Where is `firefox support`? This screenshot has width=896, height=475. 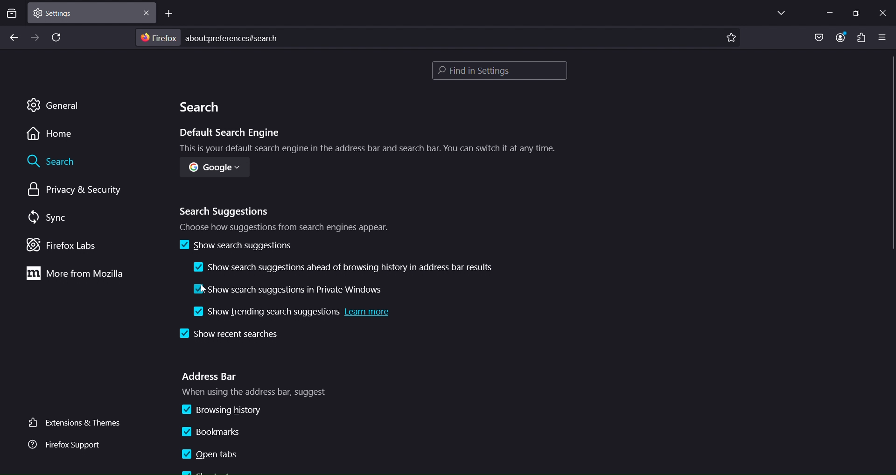
firefox support is located at coordinates (69, 445).